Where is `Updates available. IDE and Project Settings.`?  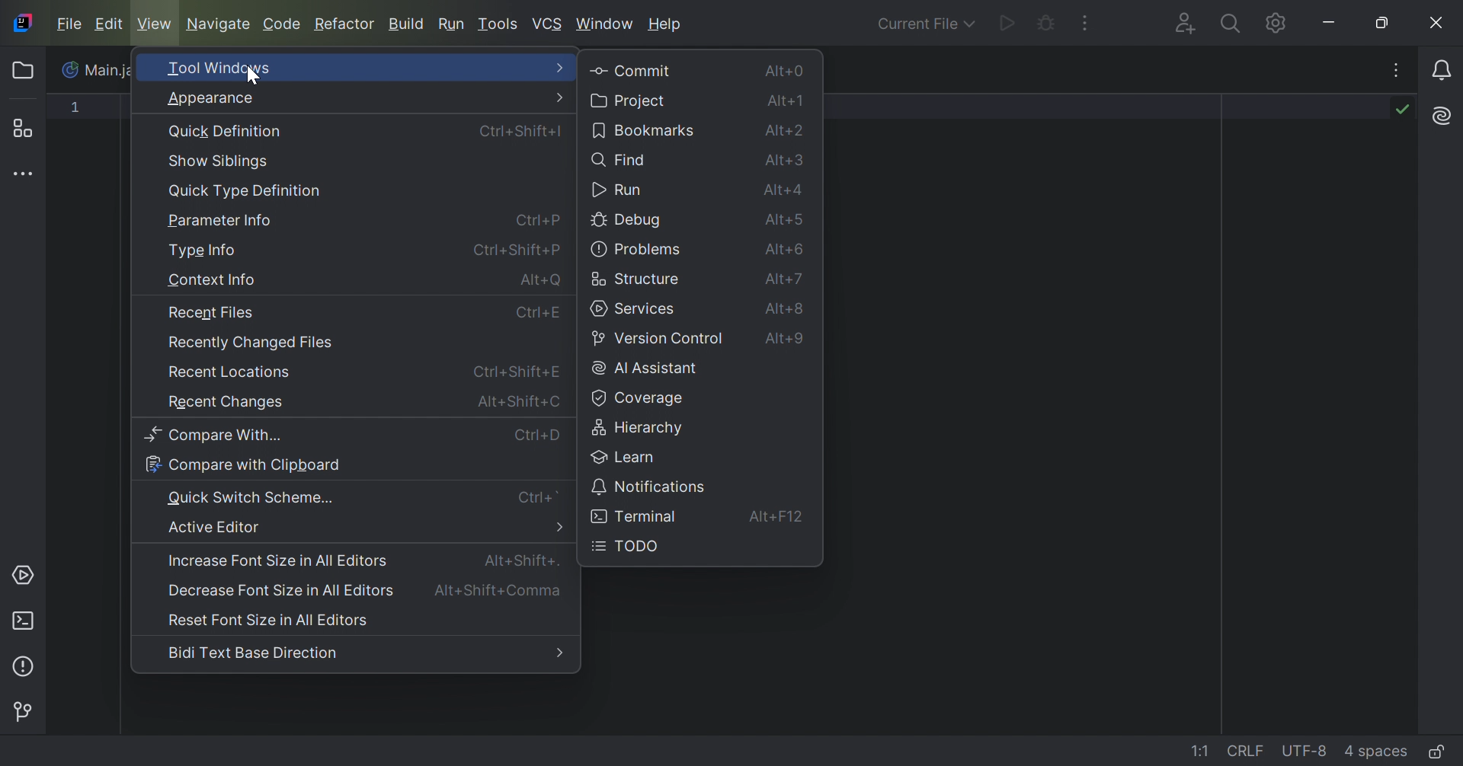 Updates available. IDE and Project Settings. is located at coordinates (1255, 23).